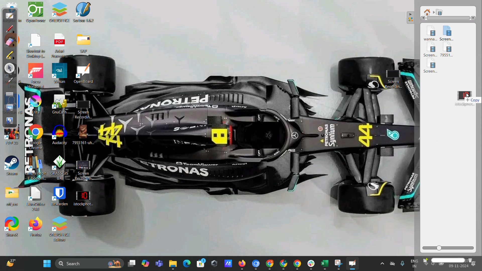 The width and height of the screenshot is (482, 271). What do you see at coordinates (131, 264) in the screenshot?
I see `Desktops` at bounding box center [131, 264].